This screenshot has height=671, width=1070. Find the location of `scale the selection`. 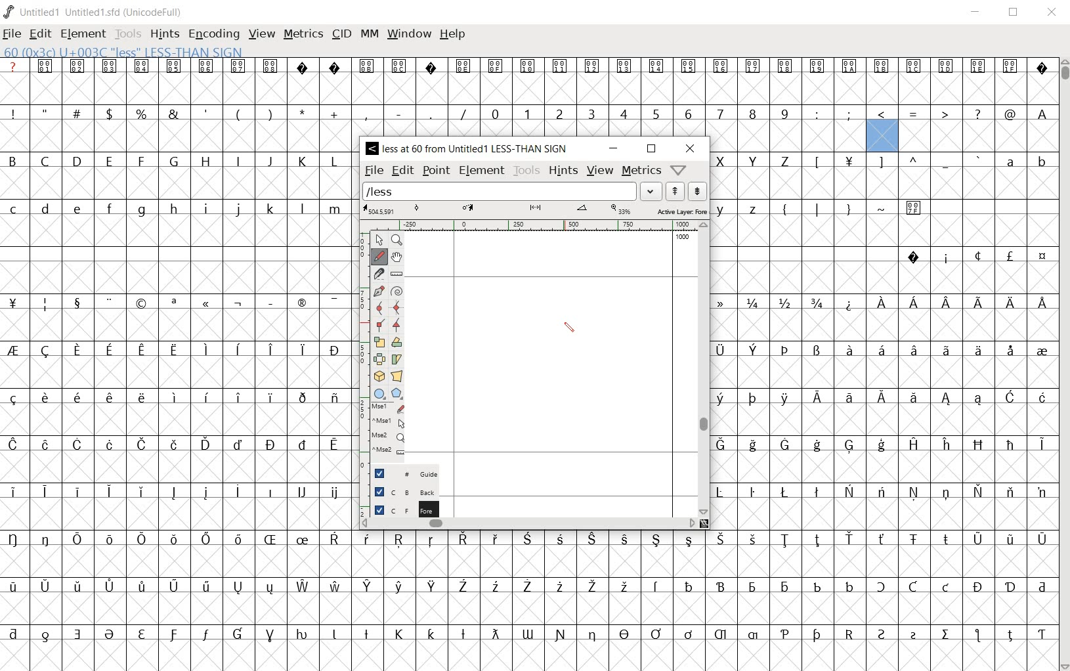

scale the selection is located at coordinates (379, 341).